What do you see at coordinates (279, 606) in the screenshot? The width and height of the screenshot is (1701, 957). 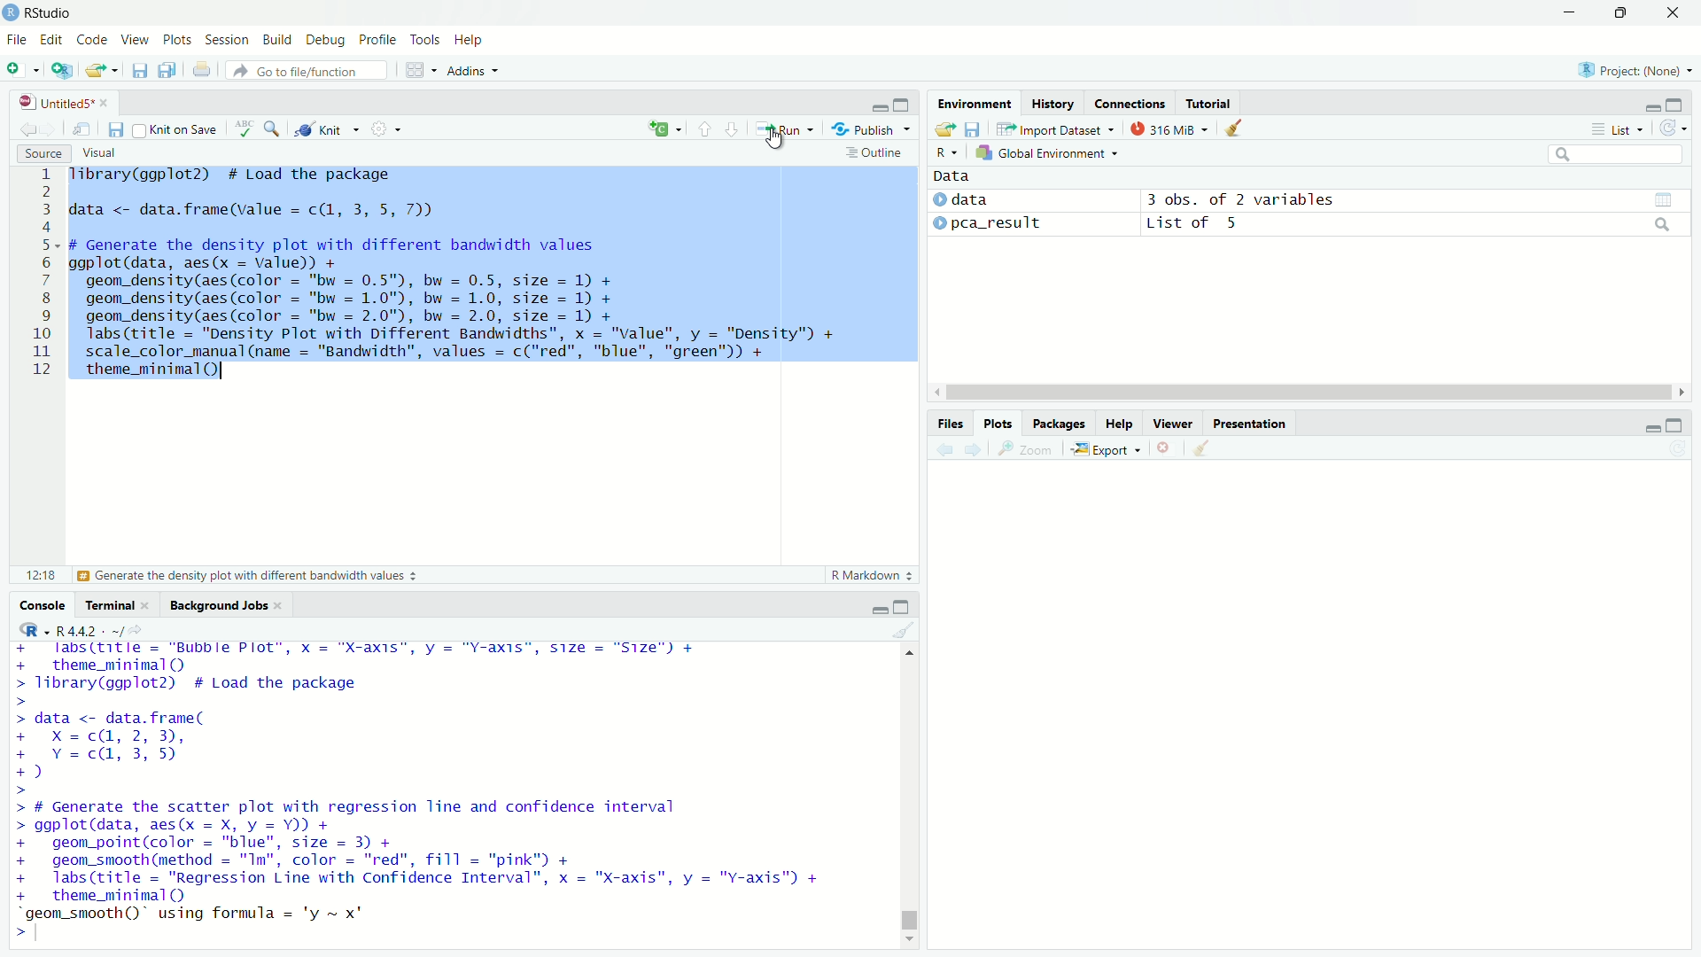 I see `close` at bounding box center [279, 606].